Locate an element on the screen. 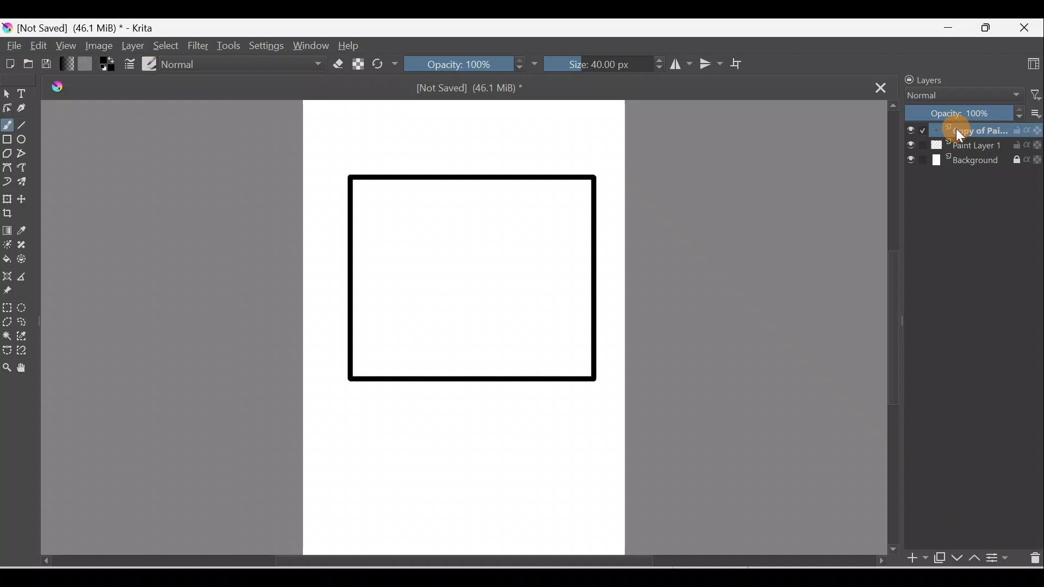  Size:40:00px is located at coordinates (603, 65).